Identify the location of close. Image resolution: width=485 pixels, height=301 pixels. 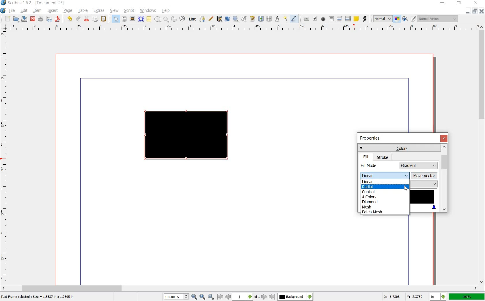
(33, 19).